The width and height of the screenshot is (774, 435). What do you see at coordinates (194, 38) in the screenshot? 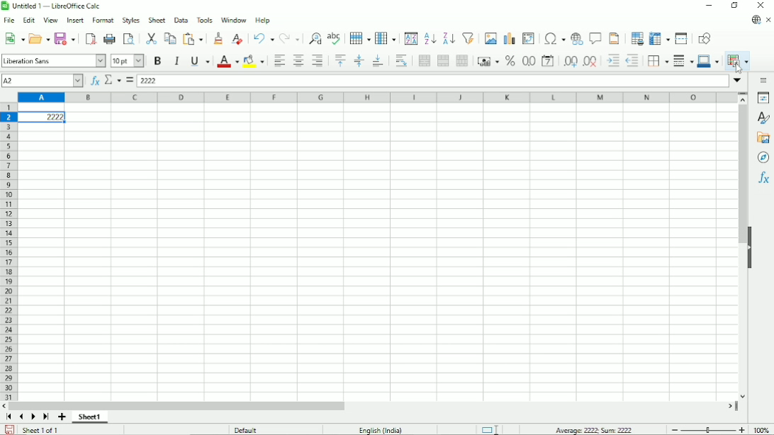
I see `Paste` at bounding box center [194, 38].